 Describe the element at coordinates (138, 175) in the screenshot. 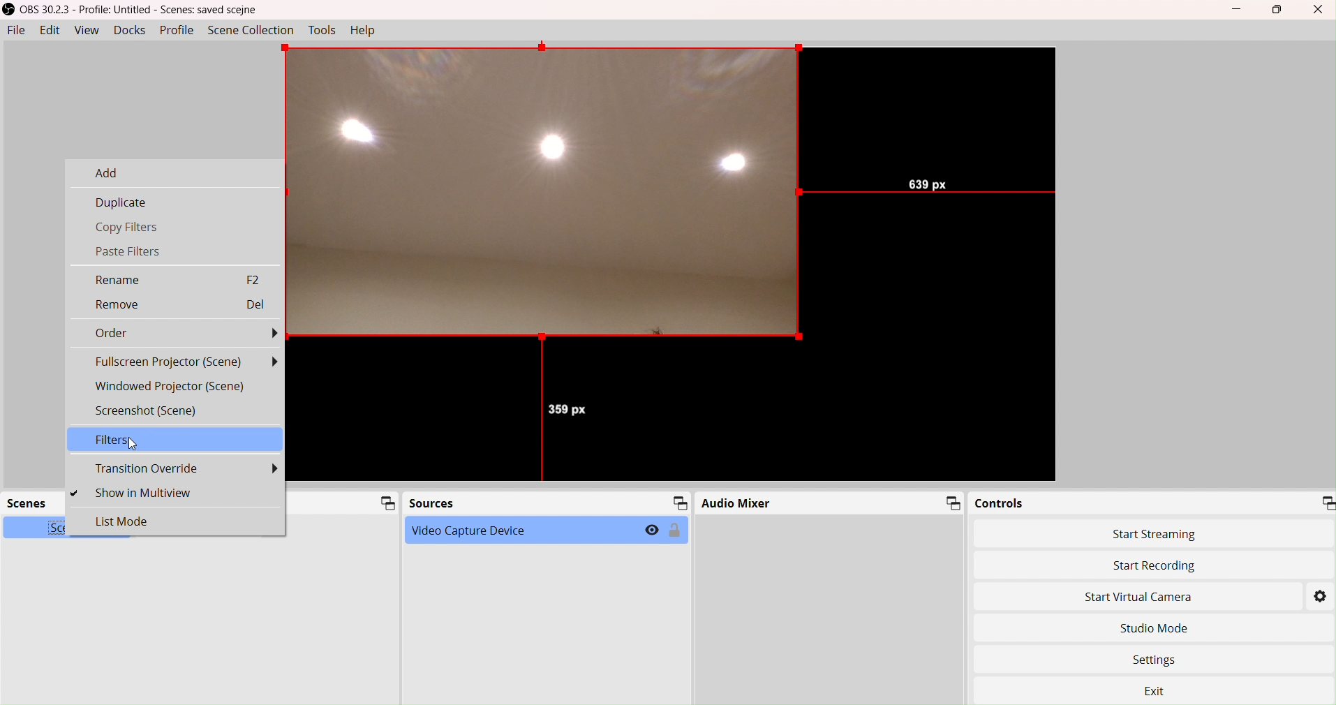

I see `Add` at that location.